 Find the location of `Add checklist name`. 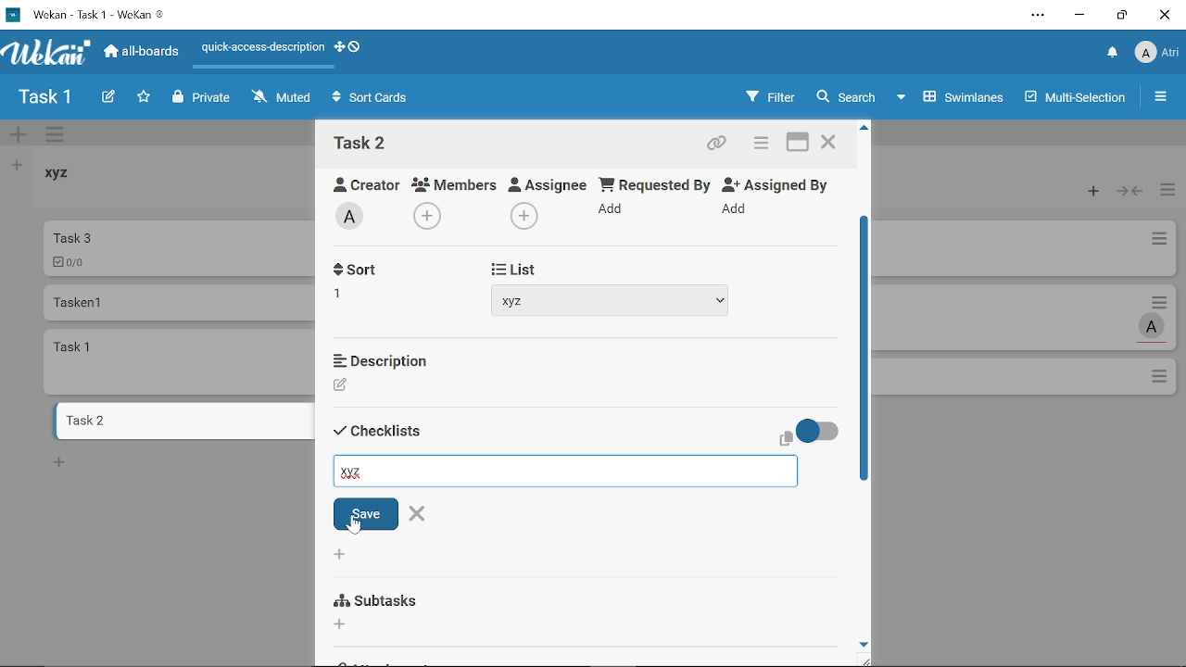

Add checklist name is located at coordinates (563, 471).